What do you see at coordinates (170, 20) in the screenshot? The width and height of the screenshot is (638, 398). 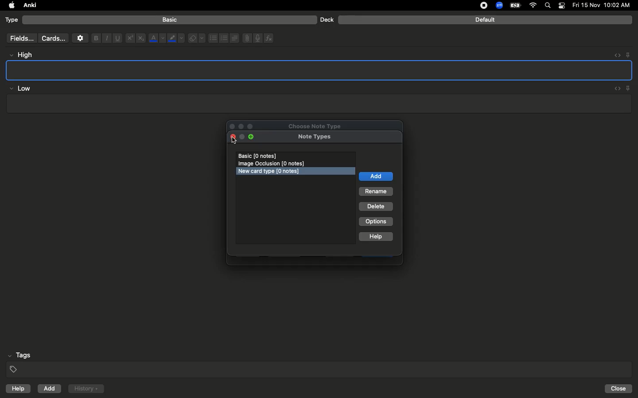 I see `Basic` at bounding box center [170, 20].